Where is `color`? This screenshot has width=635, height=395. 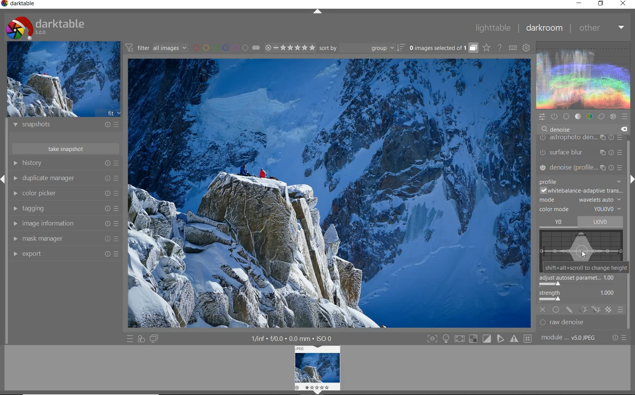 color is located at coordinates (590, 116).